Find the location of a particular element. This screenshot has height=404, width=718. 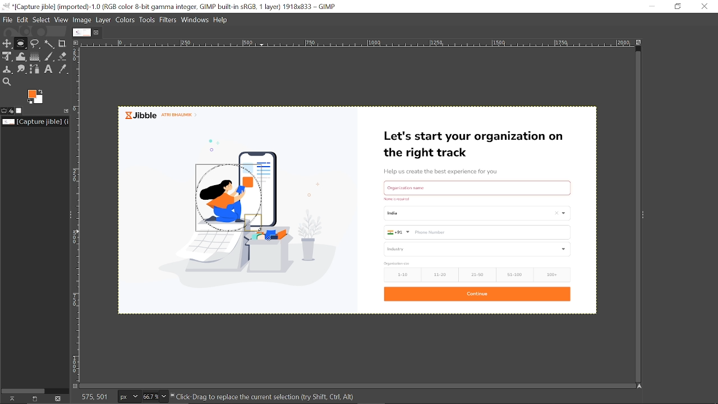

Device status is located at coordinates (12, 111).